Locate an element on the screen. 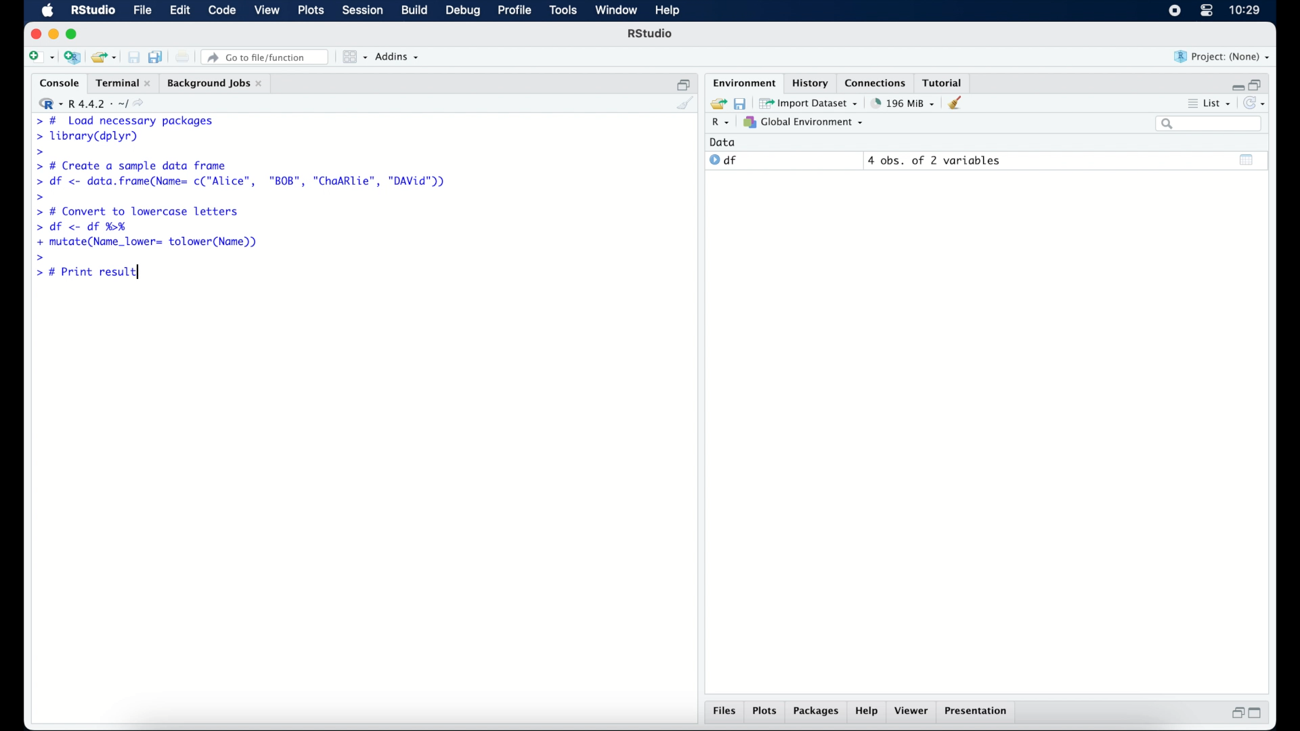 This screenshot has width=1300, height=731. load workspace is located at coordinates (716, 102).